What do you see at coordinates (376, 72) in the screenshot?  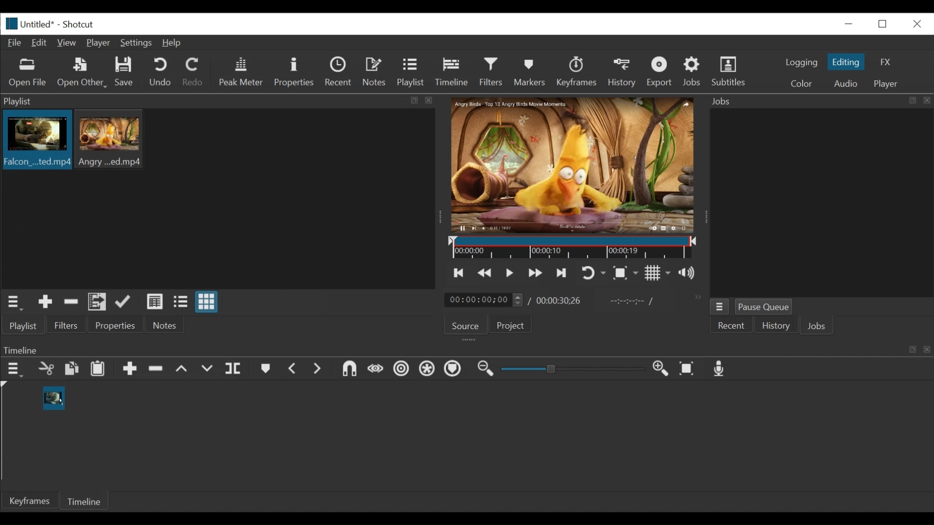 I see `Notes` at bounding box center [376, 72].